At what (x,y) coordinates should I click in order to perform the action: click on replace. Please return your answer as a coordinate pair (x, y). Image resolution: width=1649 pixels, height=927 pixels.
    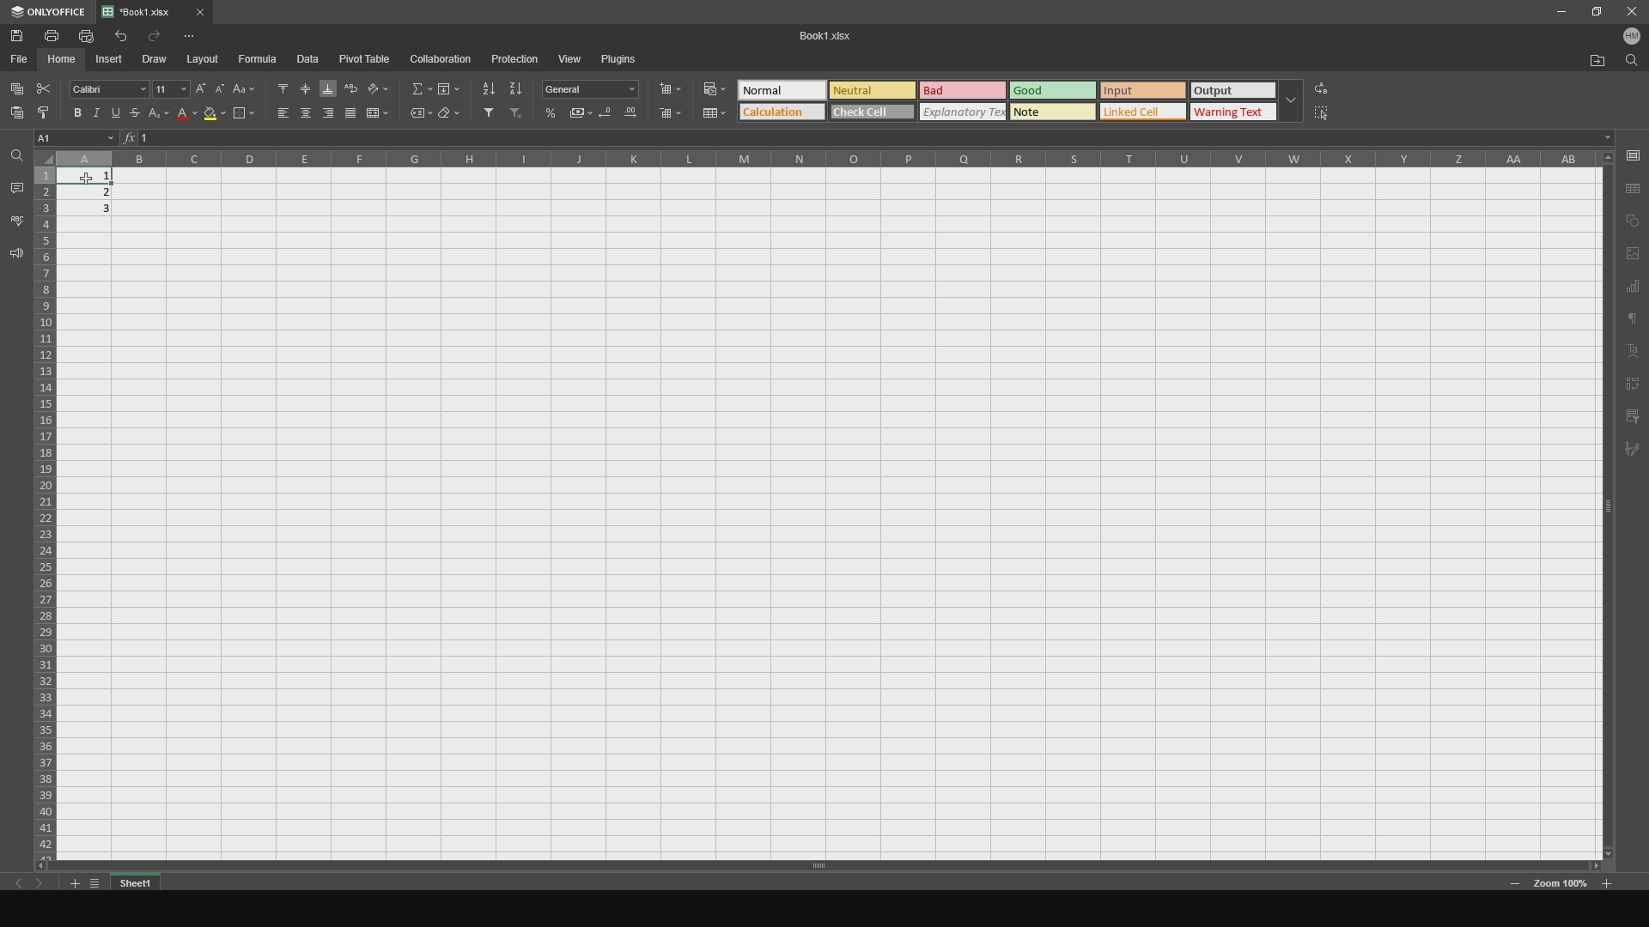
    Looking at the image, I should click on (1334, 86).